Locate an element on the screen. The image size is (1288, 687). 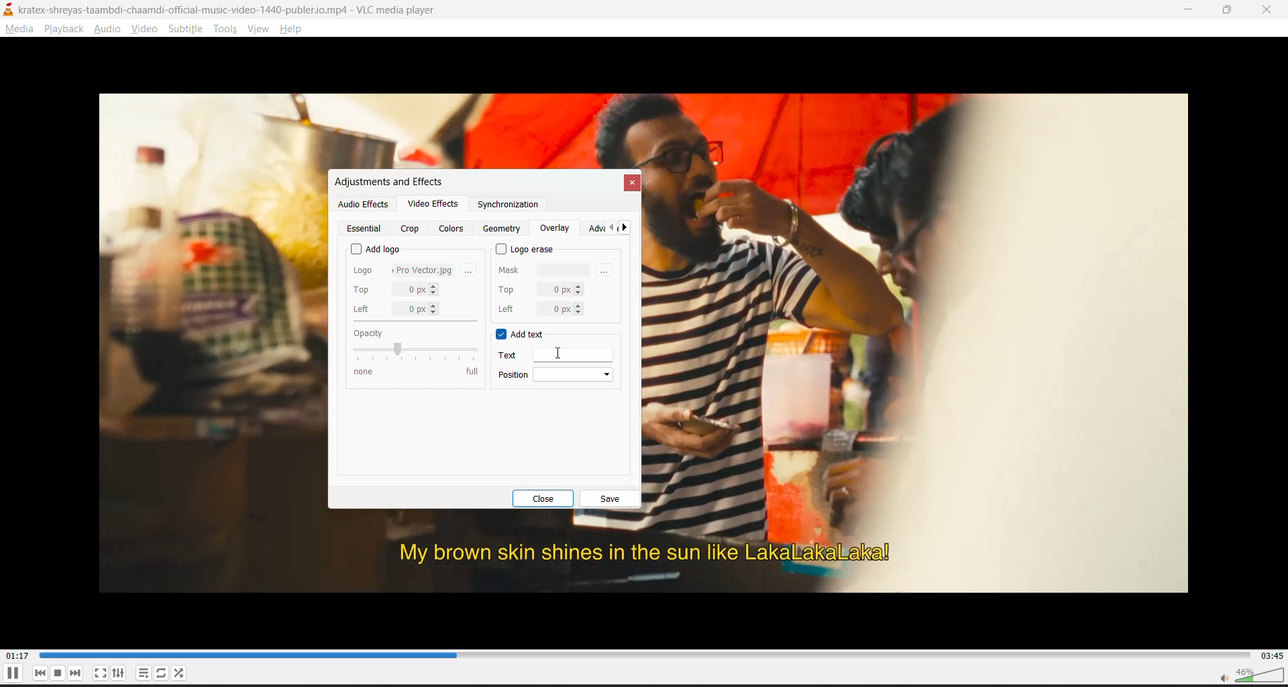
overlay is located at coordinates (555, 229).